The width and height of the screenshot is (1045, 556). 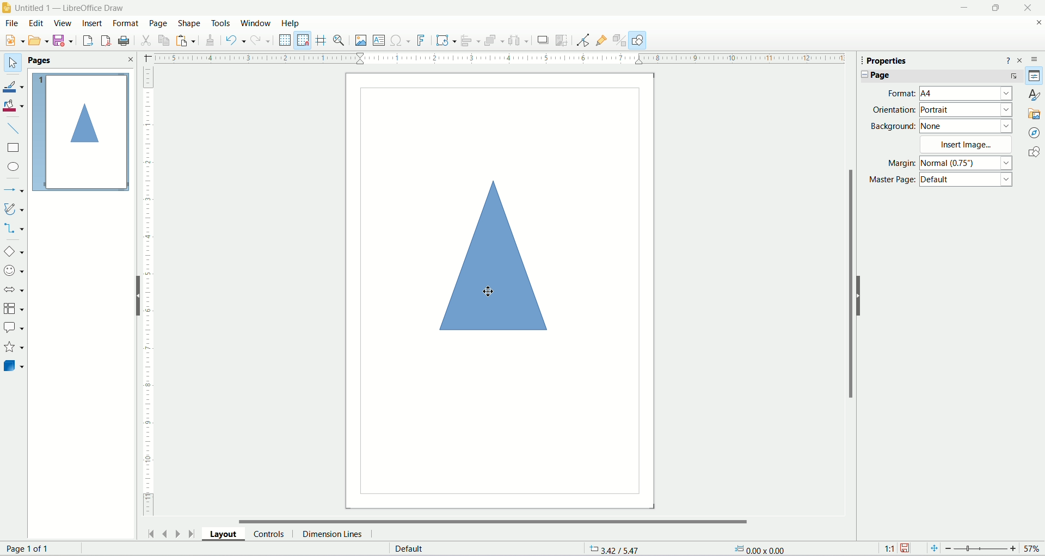 What do you see at coordinates (151, 292) in the screenshot?
I see `Vertical Ruler` at bounding box center [151, 292].